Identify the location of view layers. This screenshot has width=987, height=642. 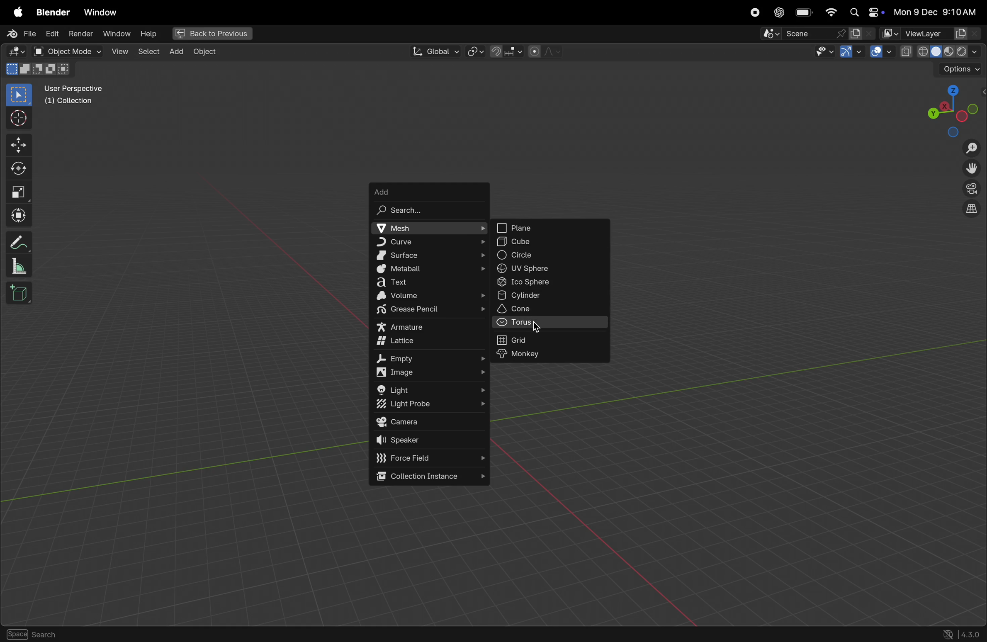
(942, 34).